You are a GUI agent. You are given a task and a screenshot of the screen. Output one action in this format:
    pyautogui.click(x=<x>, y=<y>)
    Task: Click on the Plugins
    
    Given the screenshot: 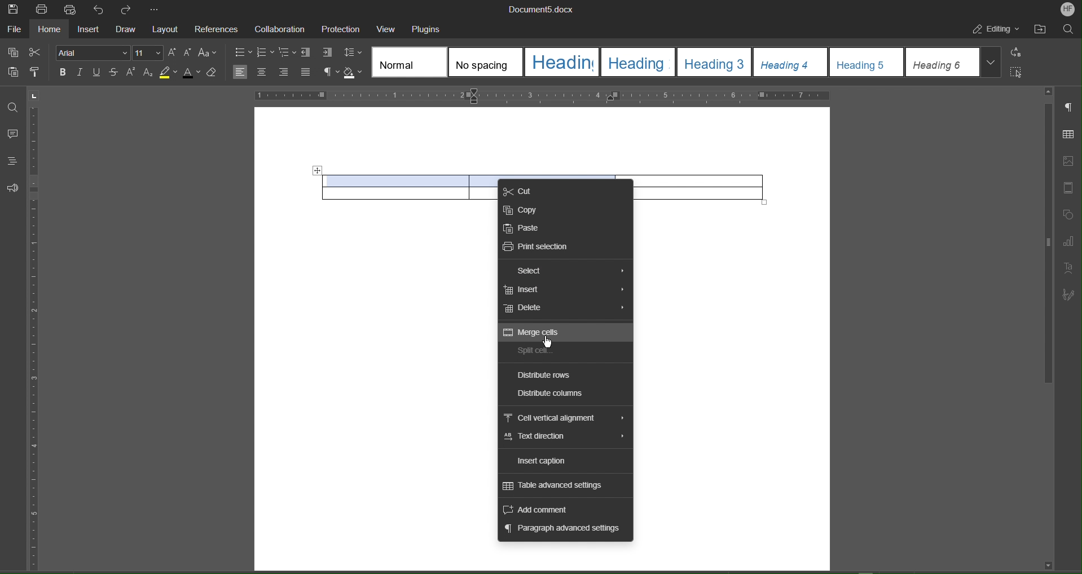 What is the action you would take?
    pyautogui.click(x=428, y=29)
    